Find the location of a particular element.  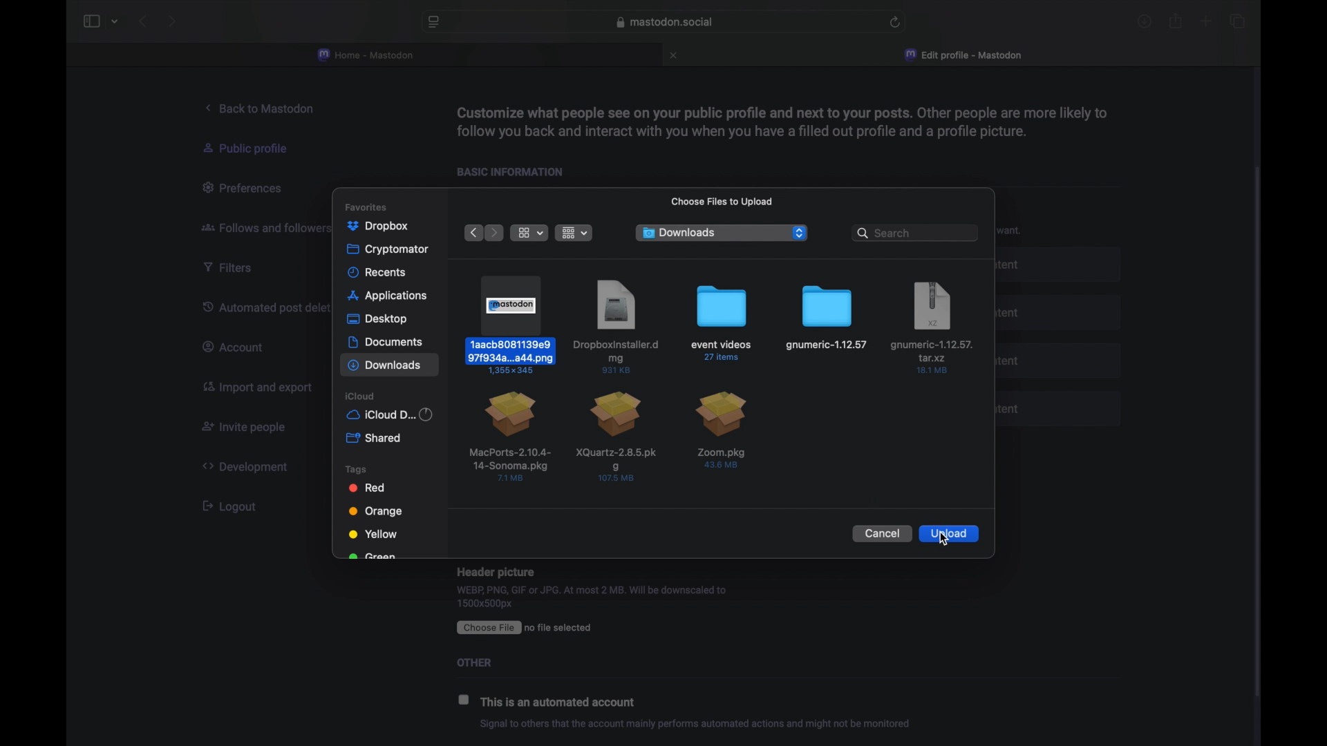

Header picture is located at coordinates (496, 571).